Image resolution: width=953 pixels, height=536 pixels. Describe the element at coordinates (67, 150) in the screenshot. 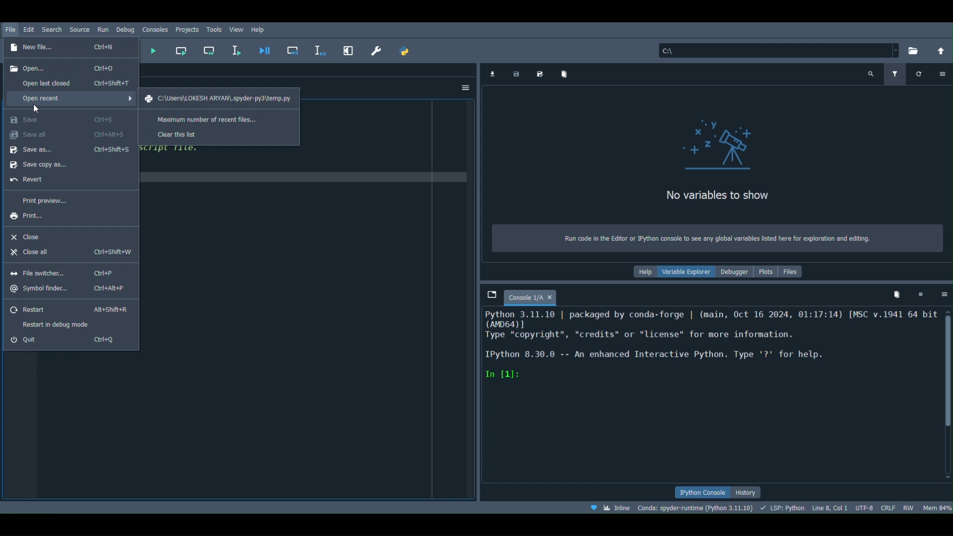

I see `Save as` at that location.